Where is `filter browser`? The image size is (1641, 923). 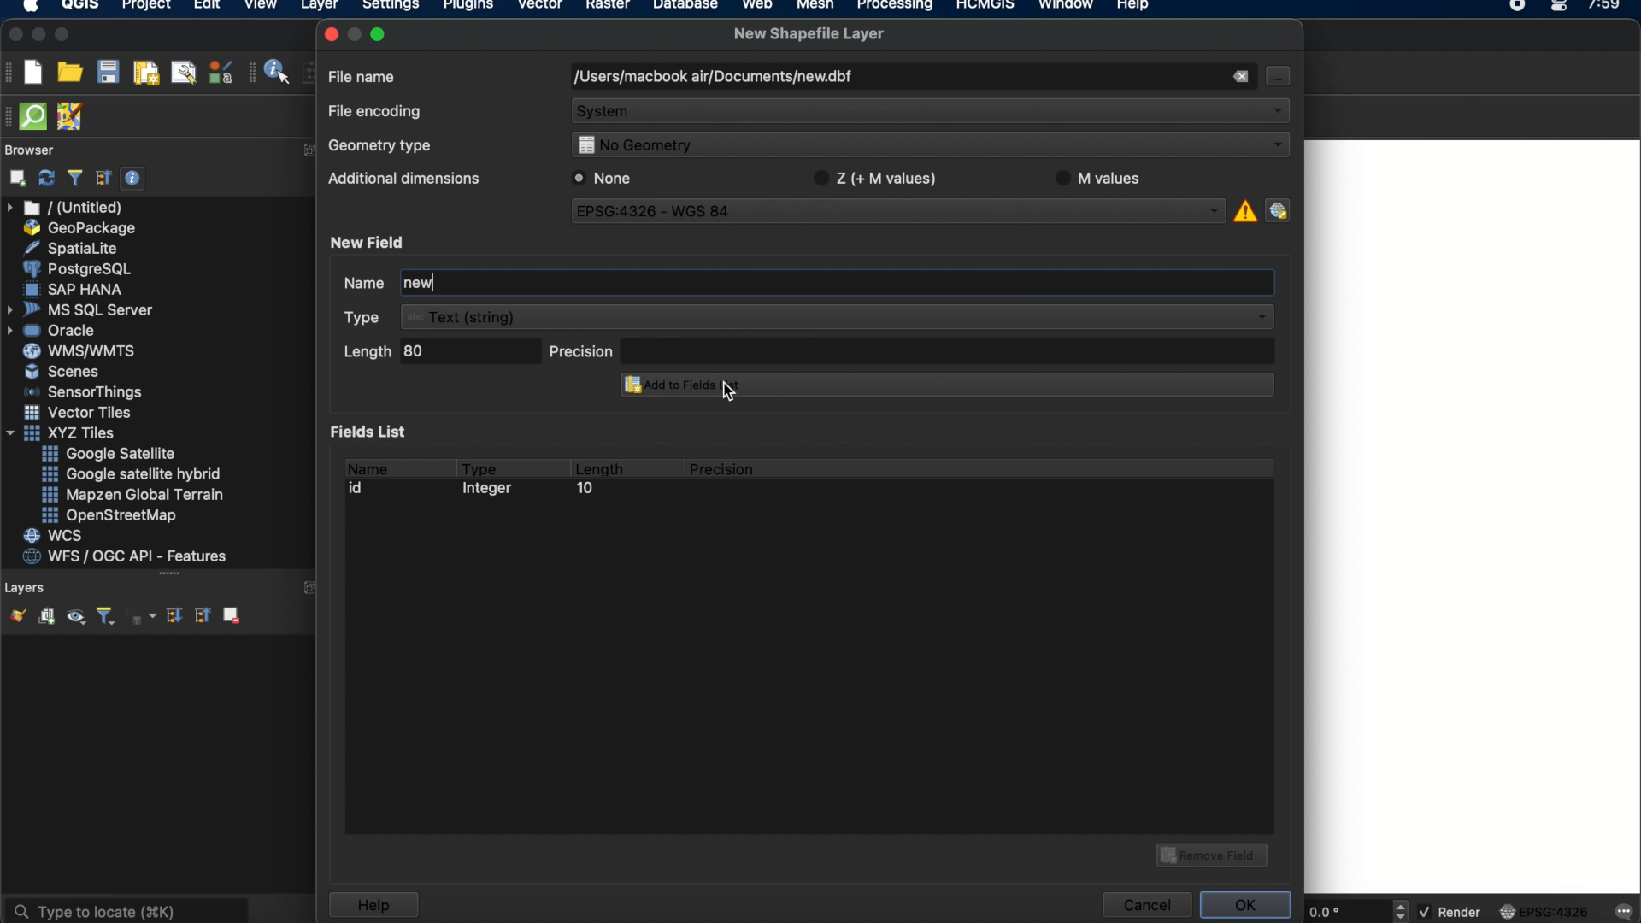
filter browser is located at coordinates (74, 178).